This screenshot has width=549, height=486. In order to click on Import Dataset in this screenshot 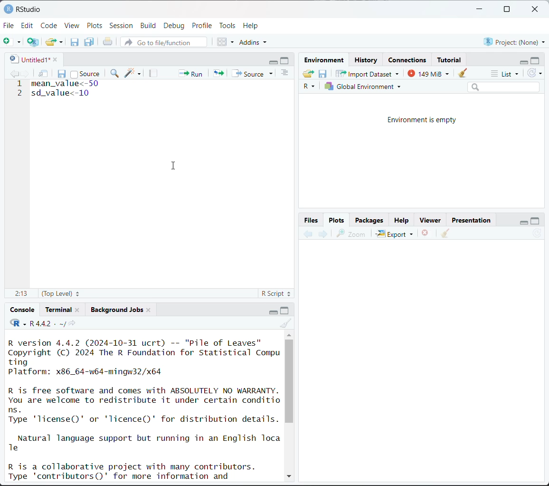, I will do `click(368, 73)`.